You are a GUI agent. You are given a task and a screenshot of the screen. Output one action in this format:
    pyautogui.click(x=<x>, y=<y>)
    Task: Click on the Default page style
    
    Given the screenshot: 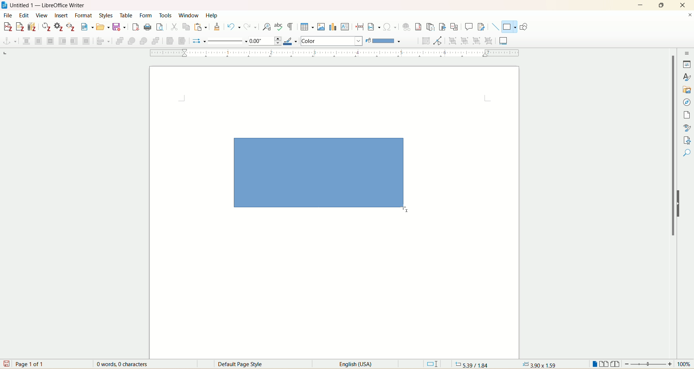 What is the action you would take?
    pyautogui.click(x=246, y=364)
    